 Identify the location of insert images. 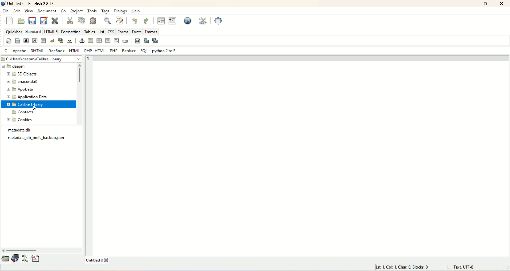
(137, 41).